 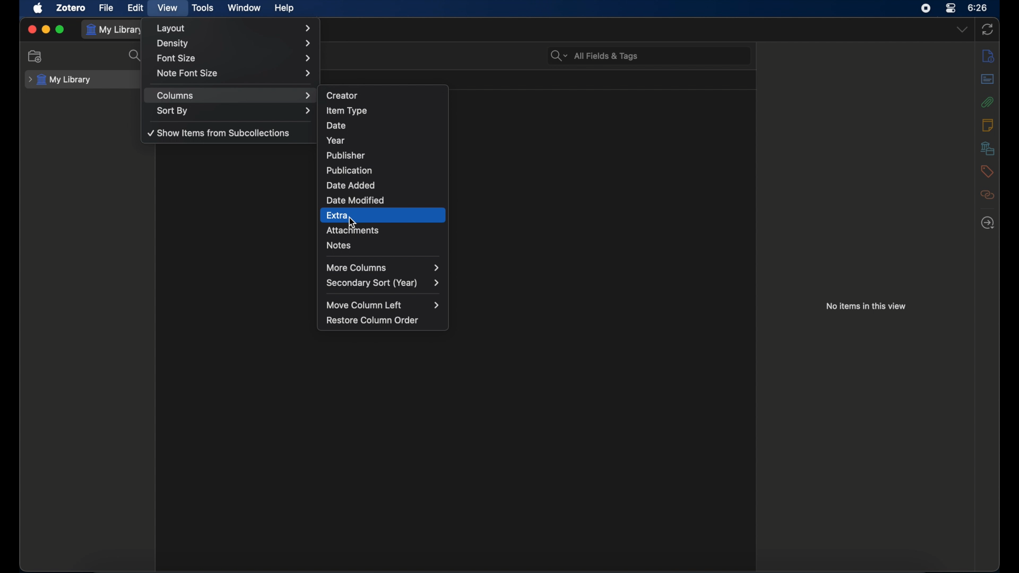 What do you see at coordinates (59, 80) in the screenshot?
I see `my library` at bounding box center [59, 80].